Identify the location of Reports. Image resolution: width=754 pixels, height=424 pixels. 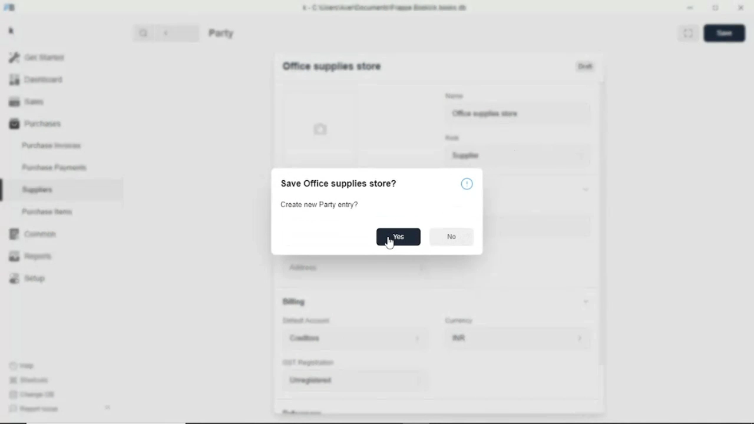
(31, 256).